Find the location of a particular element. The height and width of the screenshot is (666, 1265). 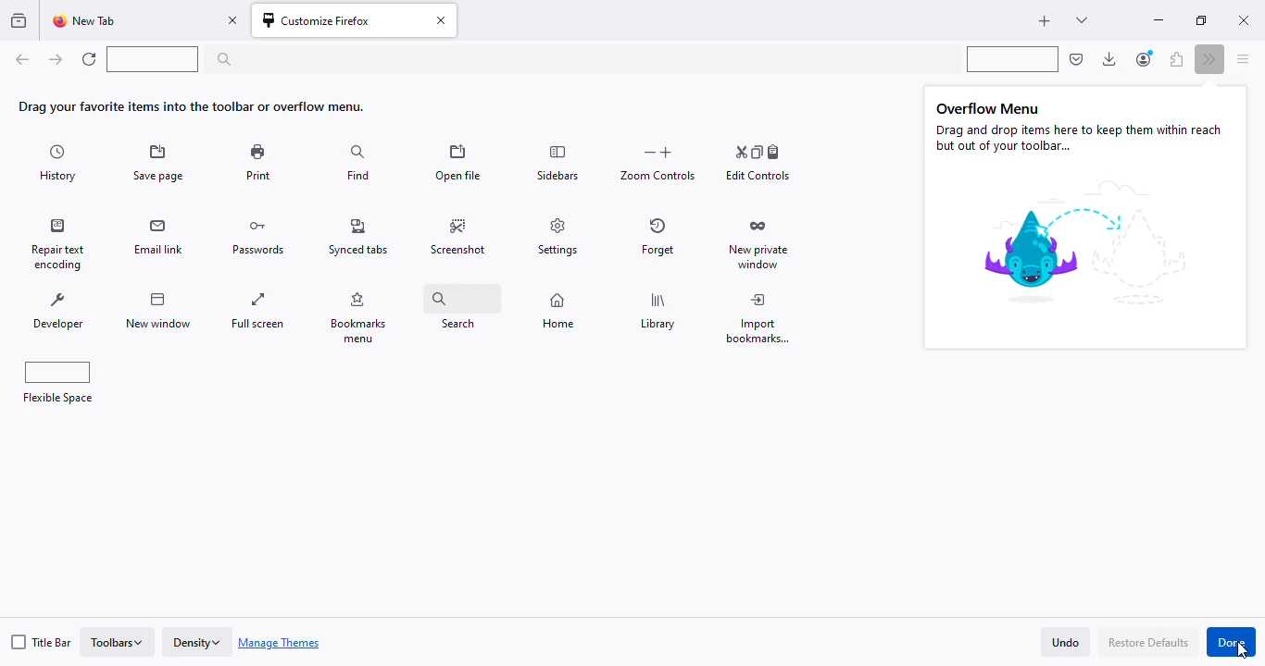

zoom controls is located at coordinates (657, 163).